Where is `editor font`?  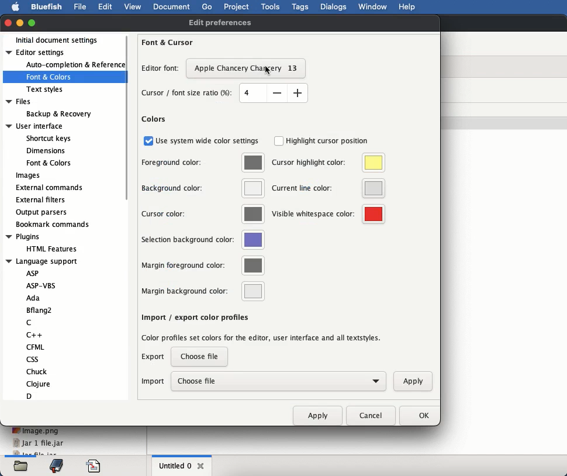 editor font is located at coordinates (161, 70).